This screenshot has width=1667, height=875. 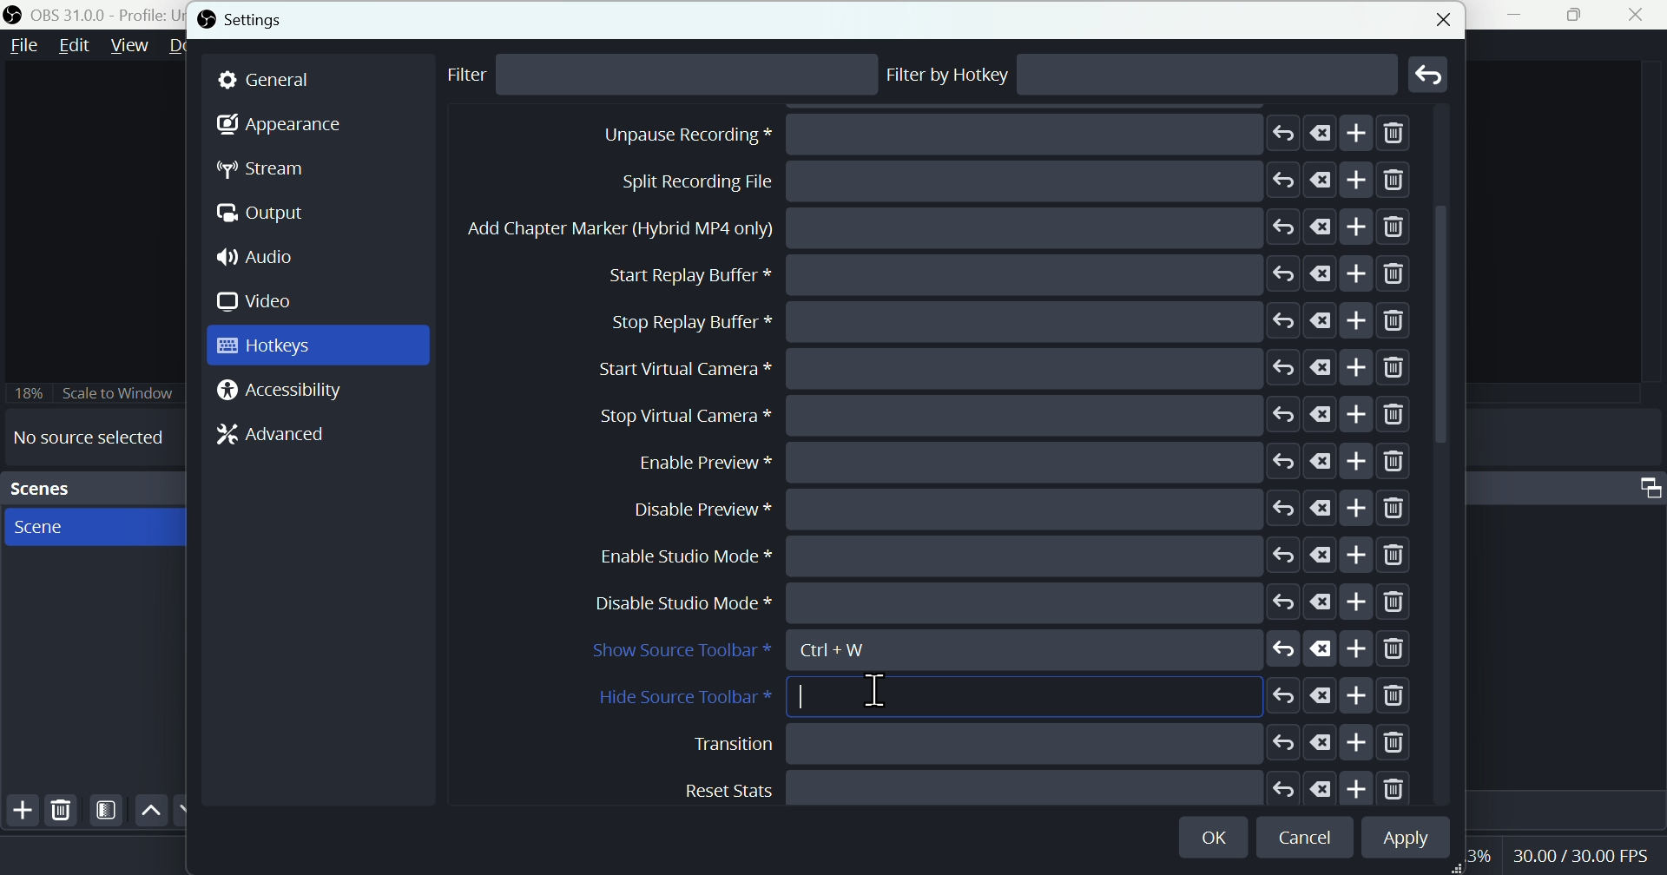 I want to click on Filter, so click(x=479, y=76).